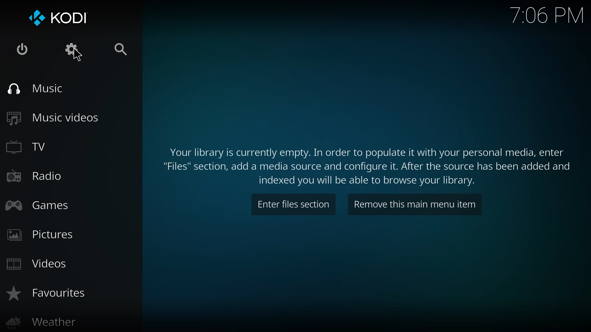 The image size is (591, 332). What do you see at coordinates (368, 166) in the screenshot?
I see `learn more` at bounding box center [368, 166].